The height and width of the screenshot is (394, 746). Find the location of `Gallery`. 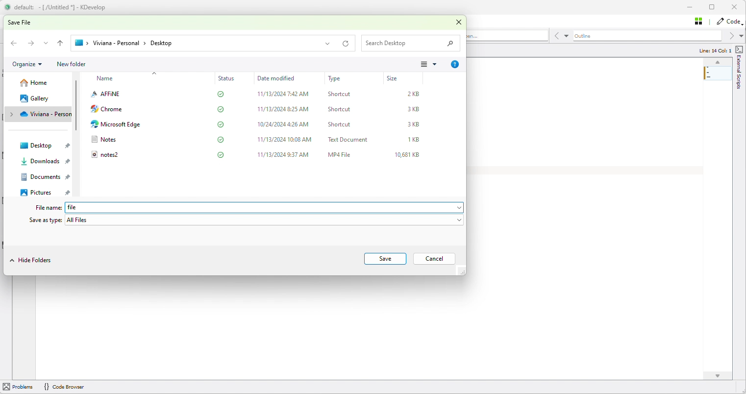

Gallery is located at coordinates (40, 99).